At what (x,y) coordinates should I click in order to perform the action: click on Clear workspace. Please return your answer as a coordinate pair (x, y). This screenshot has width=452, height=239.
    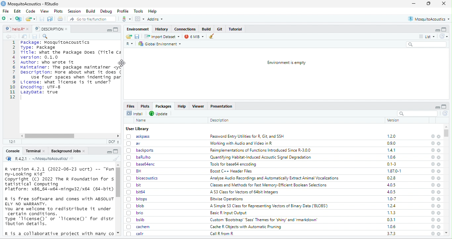
    Looking at the image, I should click on (212, 36).